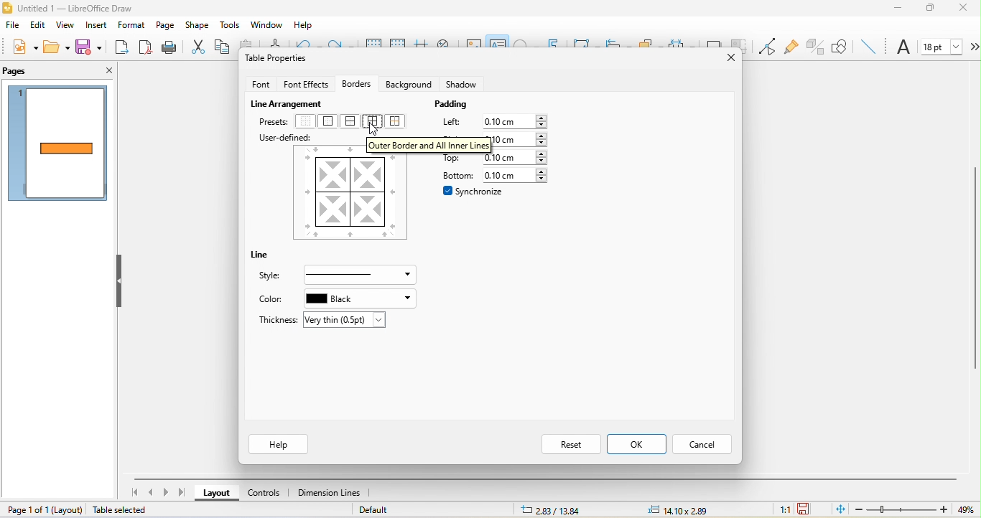 The height and width of the screenshot is (518, 981). I want to click on black color, so click(358, 298).